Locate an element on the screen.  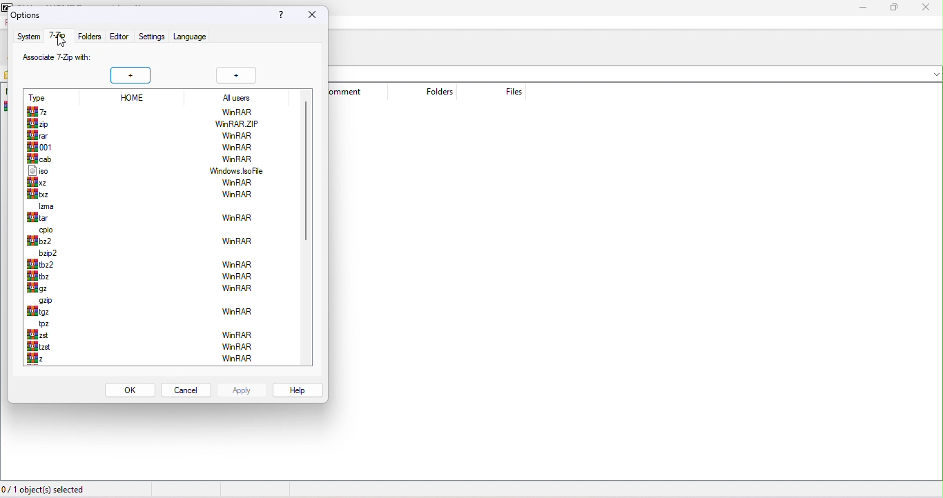
winrar is located at coordinates (247, 359).